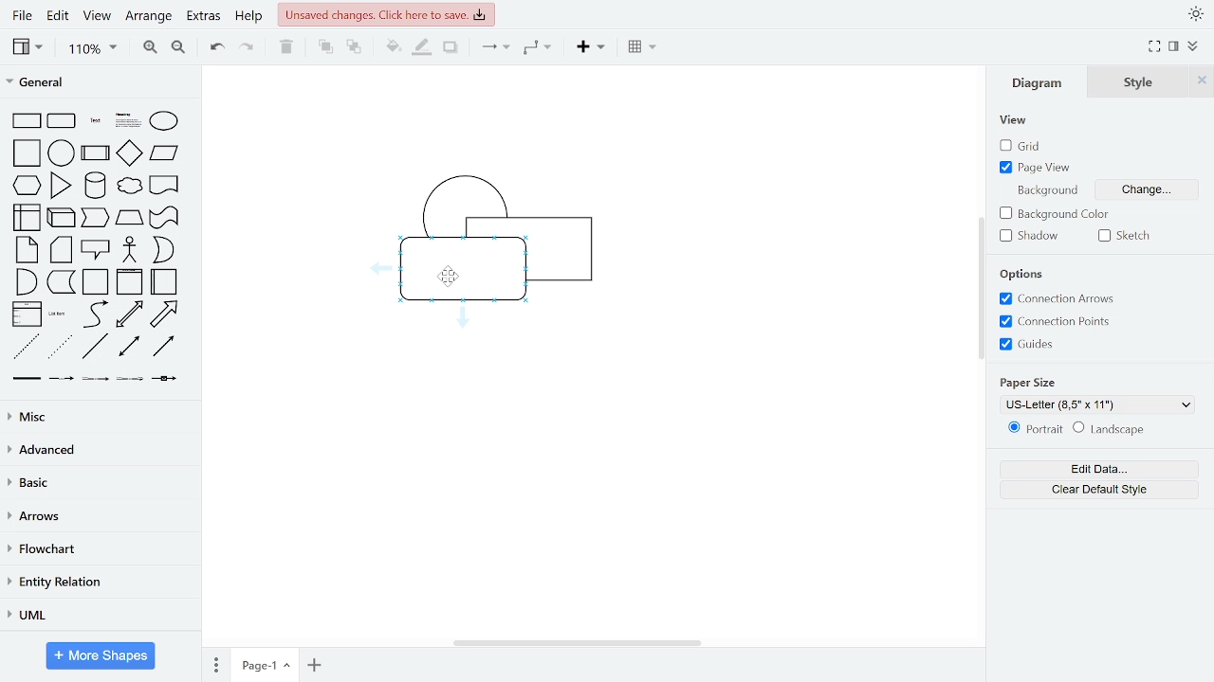 The height and width of the screenshot is (682, 1214). What do you see at coordinates (492, 245) in the screenshot?
I see `diagram` at bounding box center [492, 245].